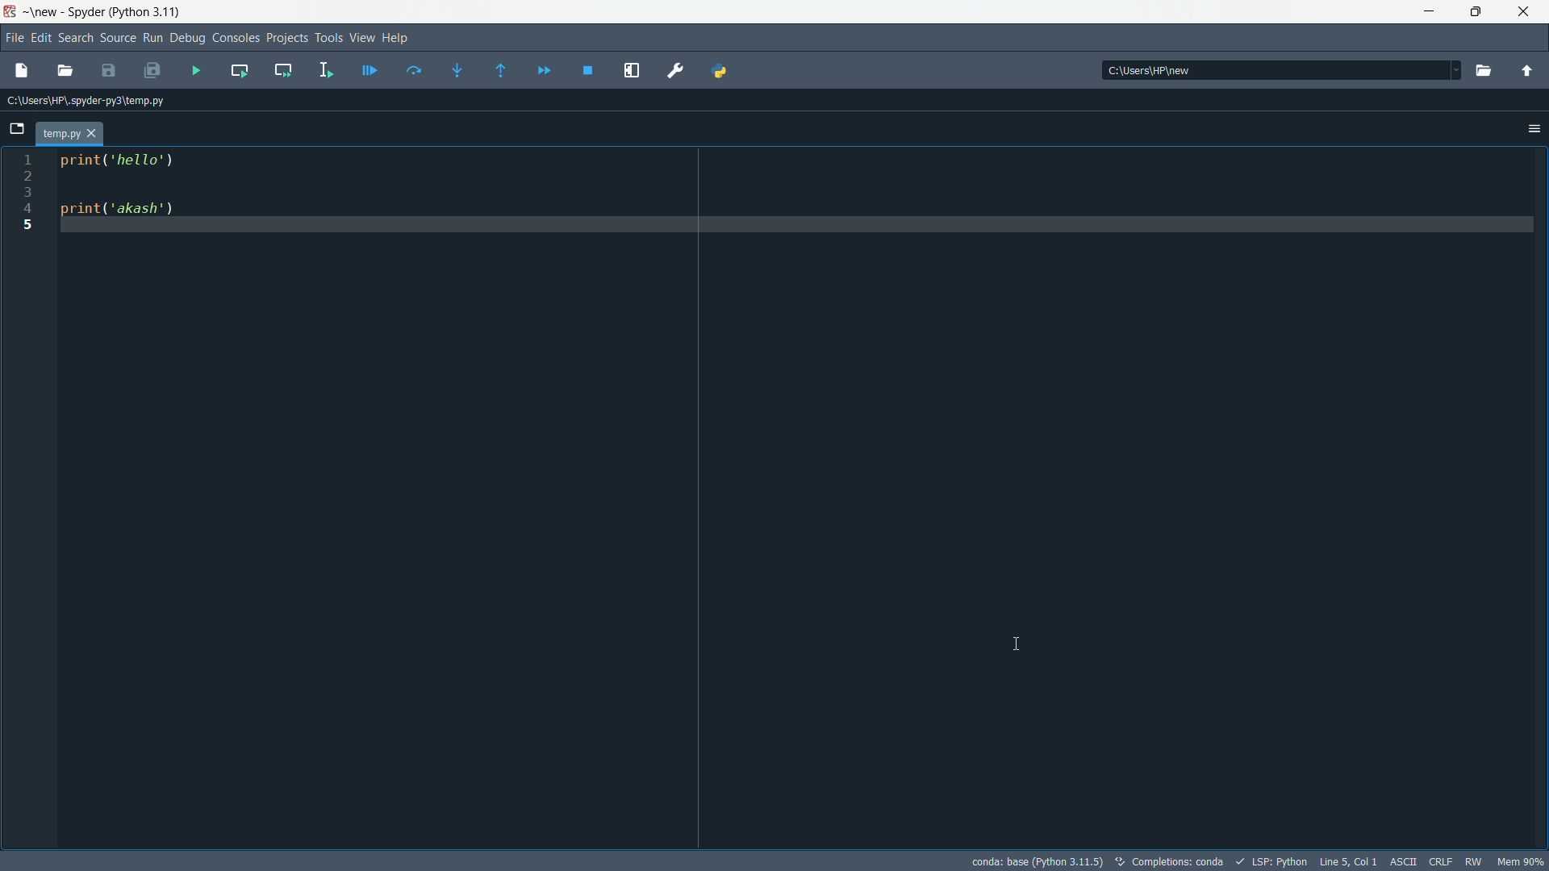 The height and width of the screenshot is (871, 1549). I want to click on app icon, so click(10, 10).